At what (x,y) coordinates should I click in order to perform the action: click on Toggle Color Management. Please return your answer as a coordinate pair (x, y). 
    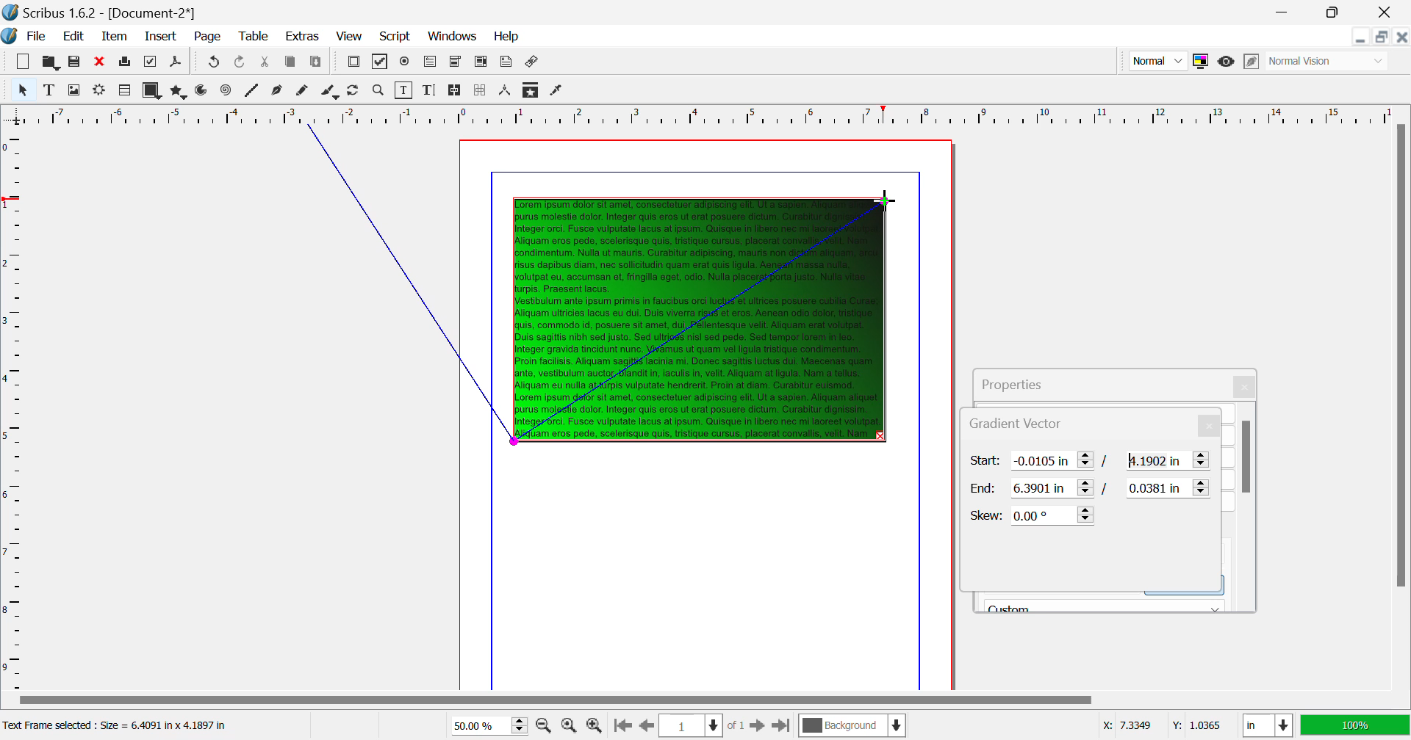
    Looking at the image, I should click on (1200, 61).